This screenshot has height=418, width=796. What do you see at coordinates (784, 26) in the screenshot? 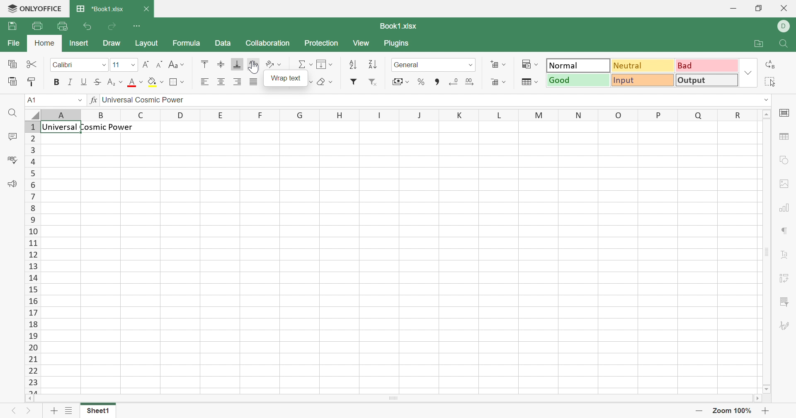
I see `DELL` at bounding box center [784, 26].